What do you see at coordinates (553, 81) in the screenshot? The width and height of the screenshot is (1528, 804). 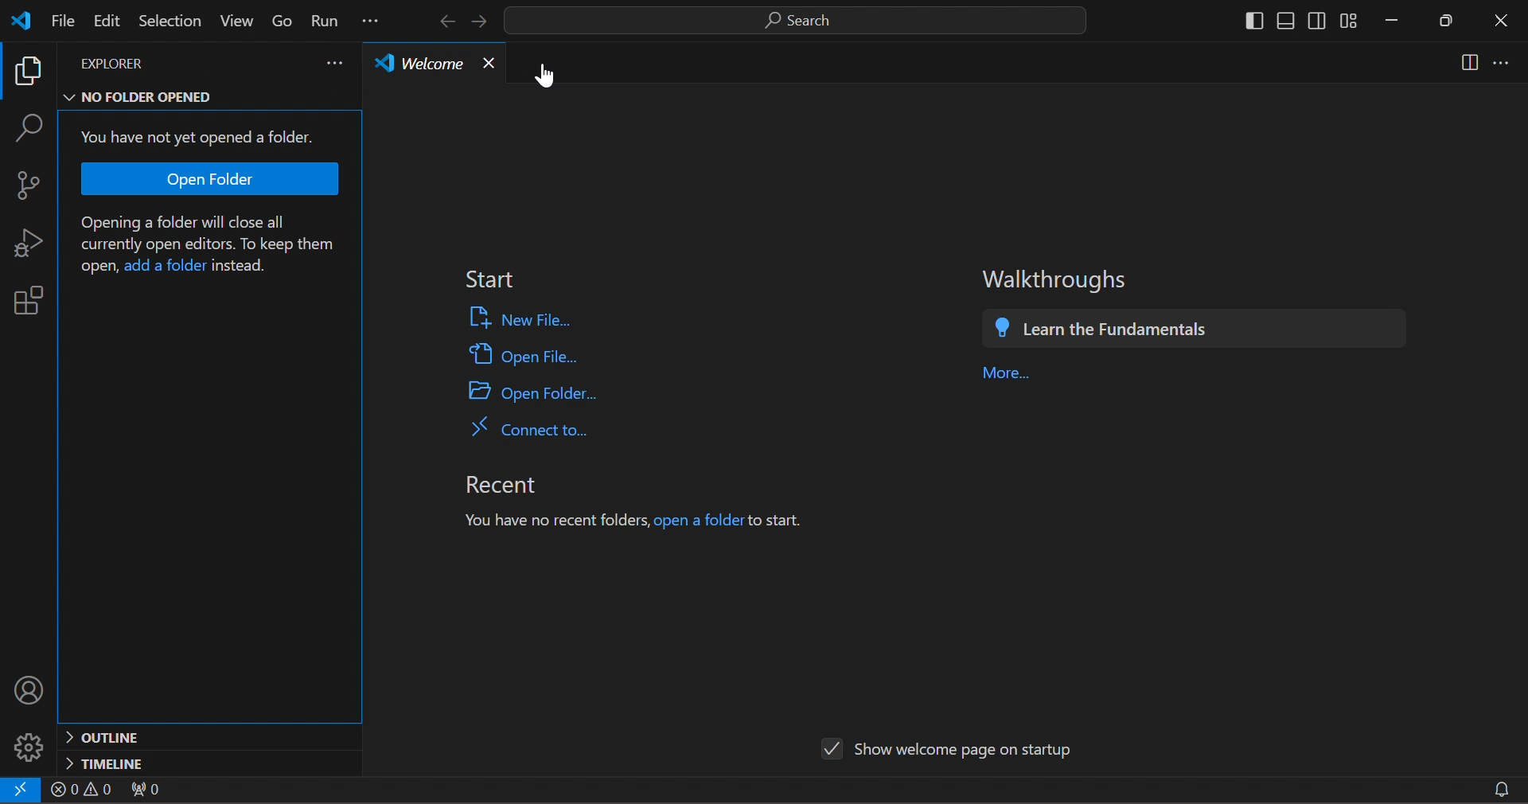 I see `mouse pointer` at bounding box center [553, 81].